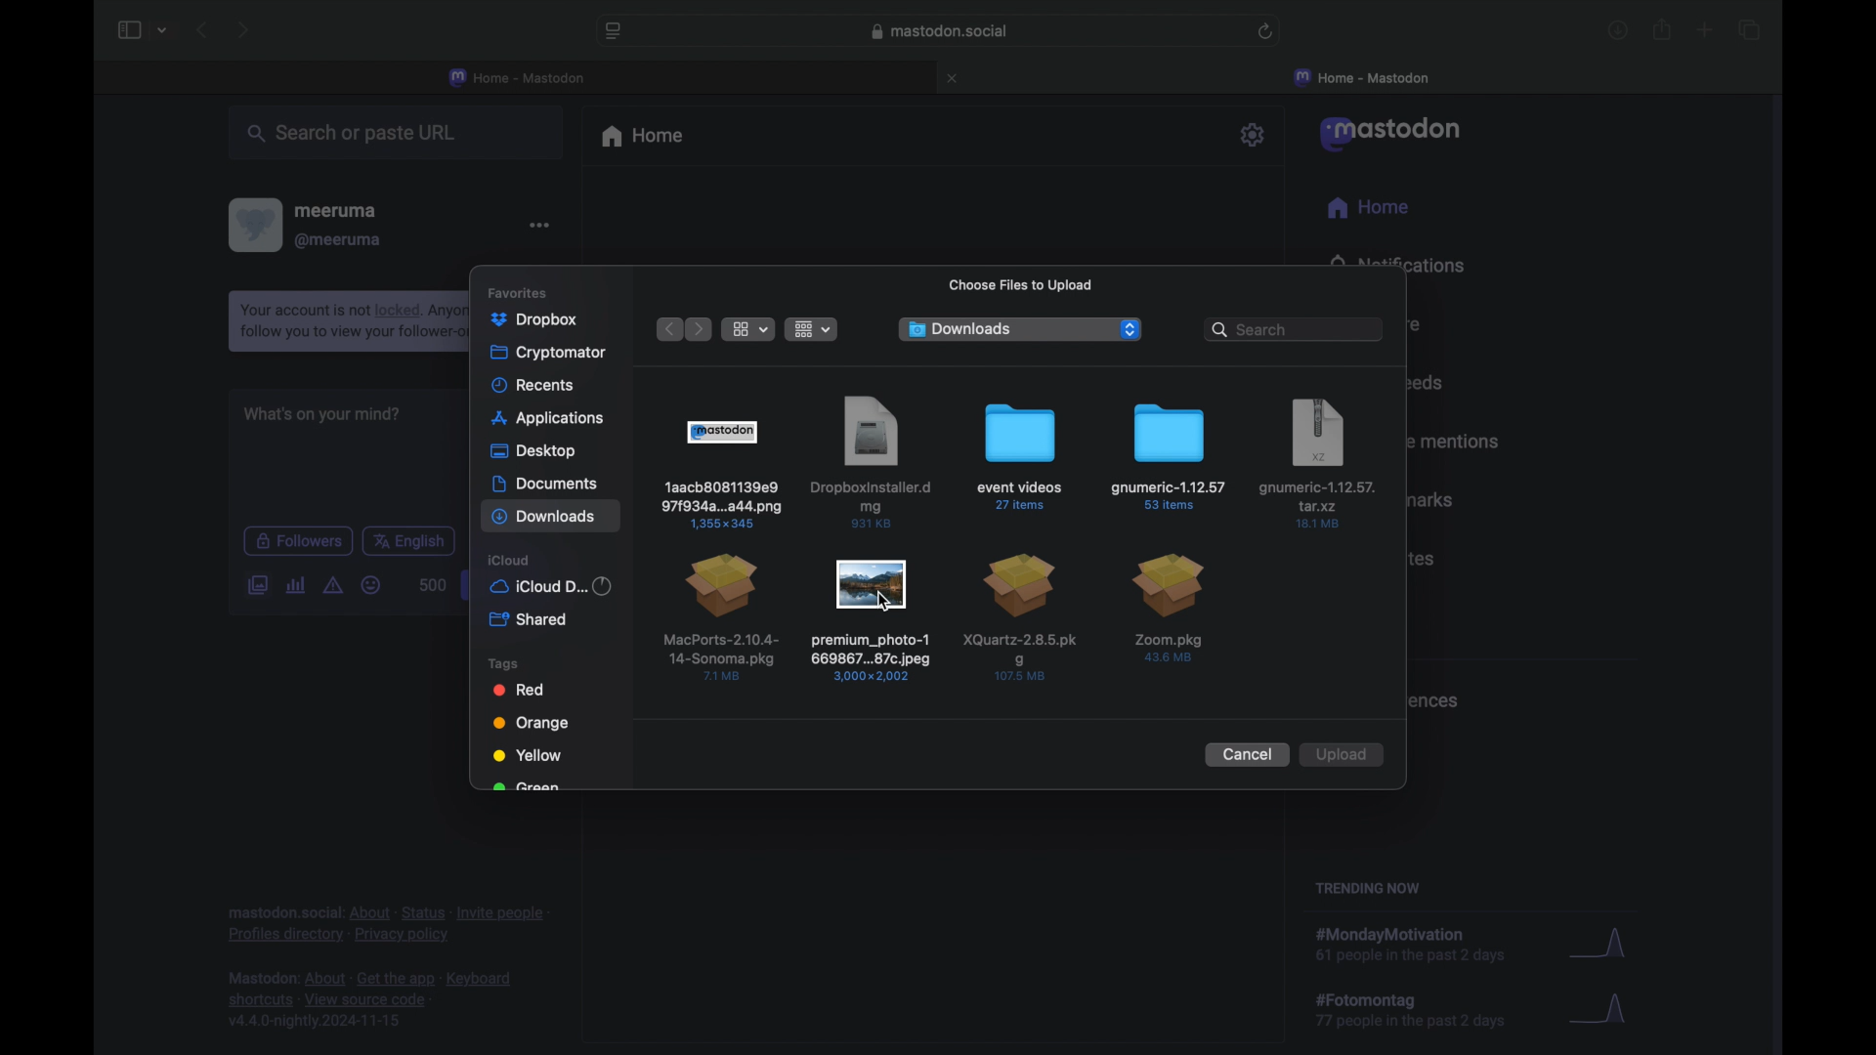 The width and height of the screenshot is (1876, 1055). Describe the element at coordinates (1367, 888) in the screenshot. I see `trending now` at that location.